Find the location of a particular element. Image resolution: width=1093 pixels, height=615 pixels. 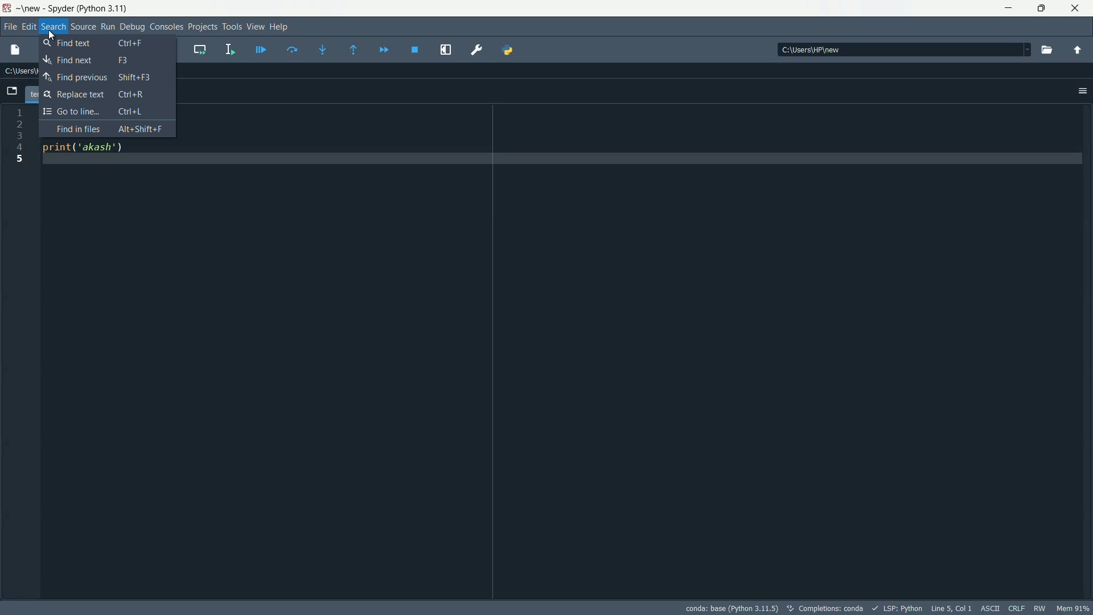

debug until next function is located at coordinates (385, 50).